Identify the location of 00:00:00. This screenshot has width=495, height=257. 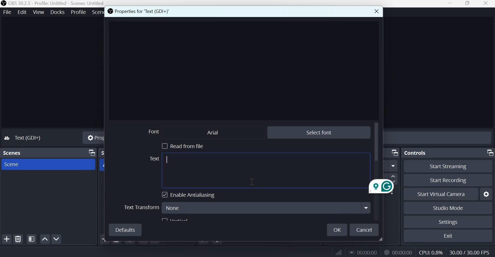
(402, 253).